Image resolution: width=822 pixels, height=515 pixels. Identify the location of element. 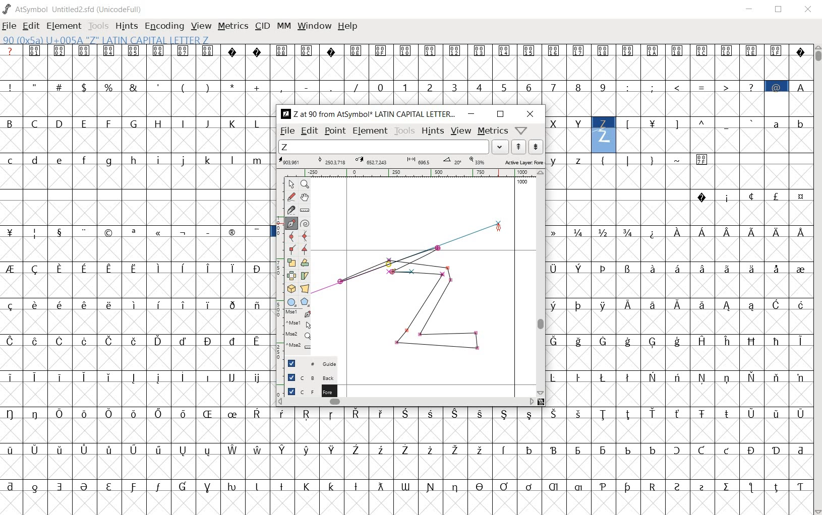
(65, 25).